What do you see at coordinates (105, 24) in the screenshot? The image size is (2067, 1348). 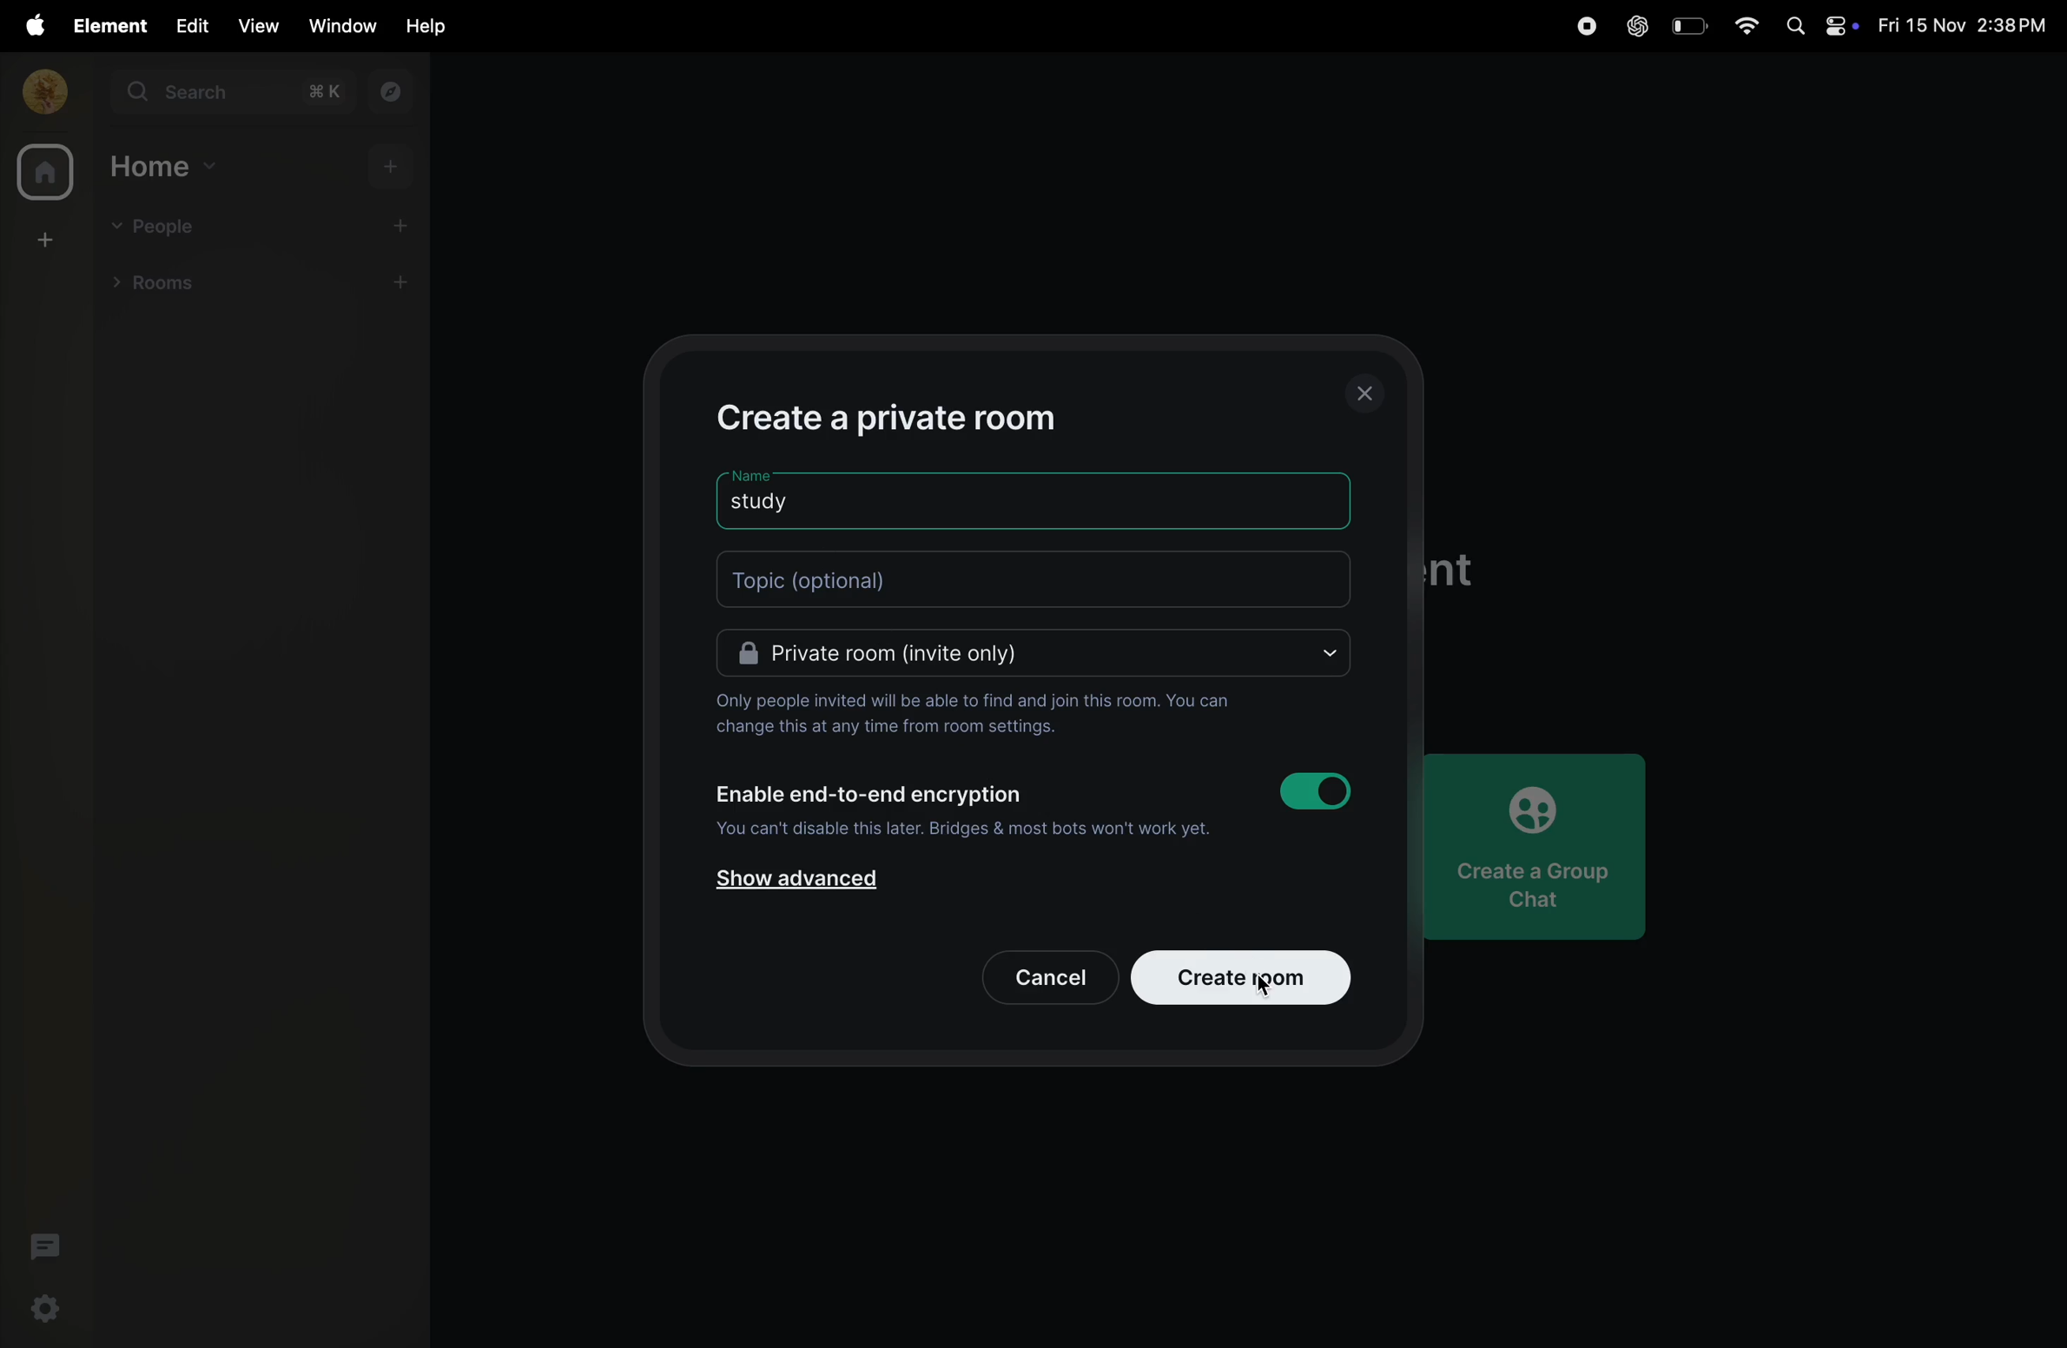 I see `element menu` at bounding box center [105, 24].